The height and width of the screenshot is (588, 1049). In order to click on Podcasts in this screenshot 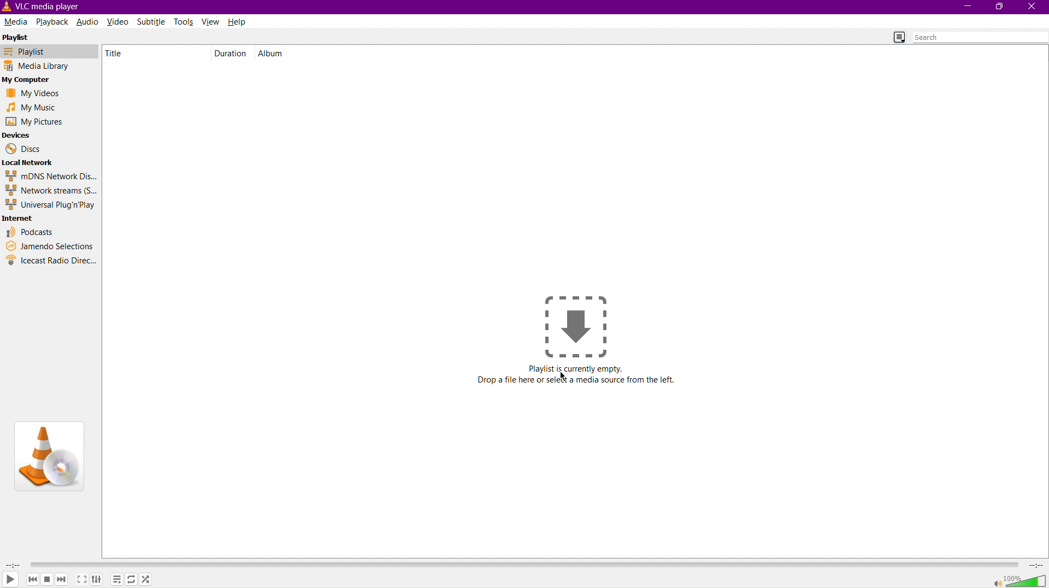, I will do `click(32, 230)`.